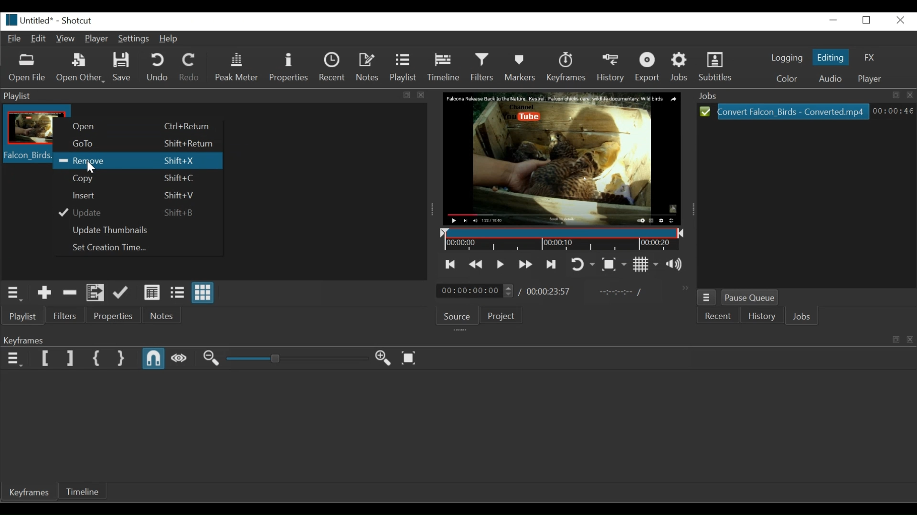 The width and height of the screenshot is (917, 515). I want to click on Open Other, so click(79, 68).